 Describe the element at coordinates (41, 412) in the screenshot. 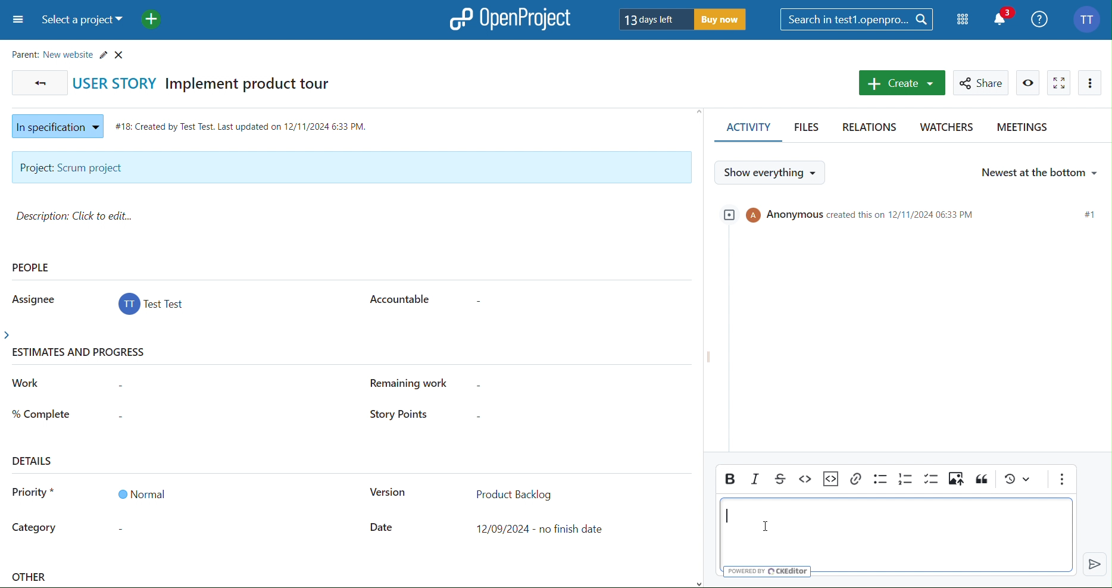

I see `% Complete` at that location.